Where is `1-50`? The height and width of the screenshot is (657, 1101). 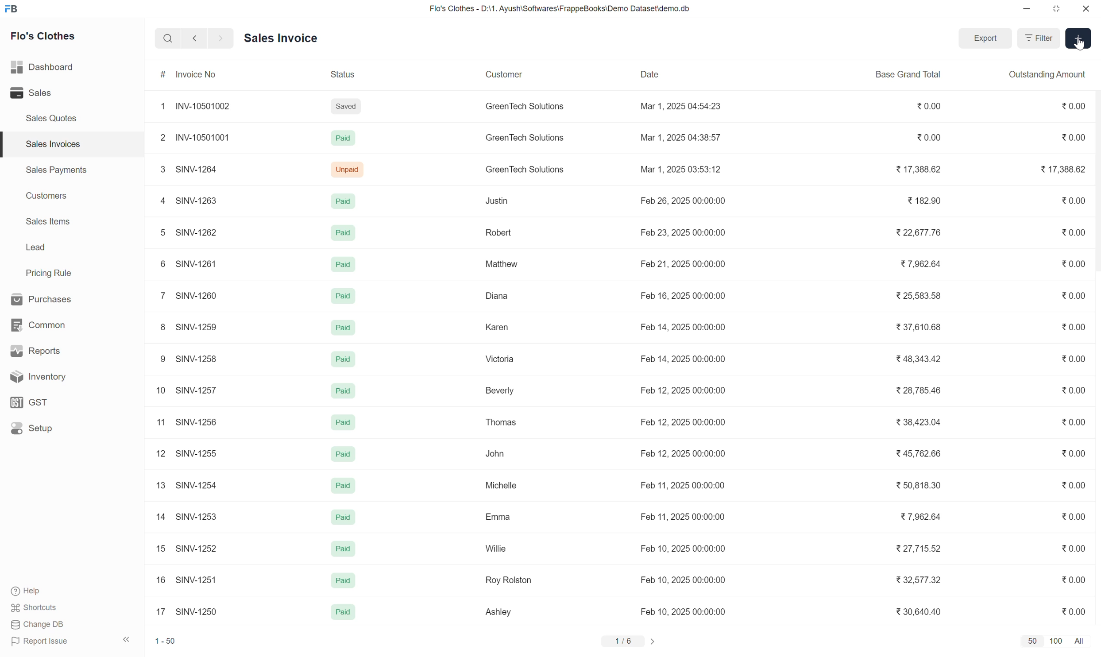 1-50 is located at coordinates (171, 639).